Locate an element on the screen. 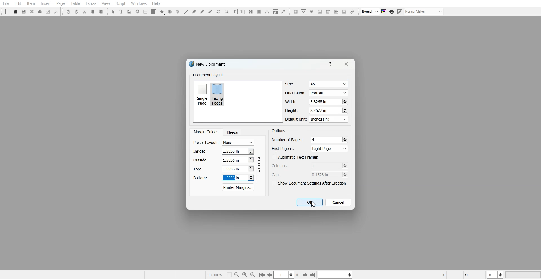 The height and width of the screenshot is (279, 541). List is located at coordinates (146, 11).